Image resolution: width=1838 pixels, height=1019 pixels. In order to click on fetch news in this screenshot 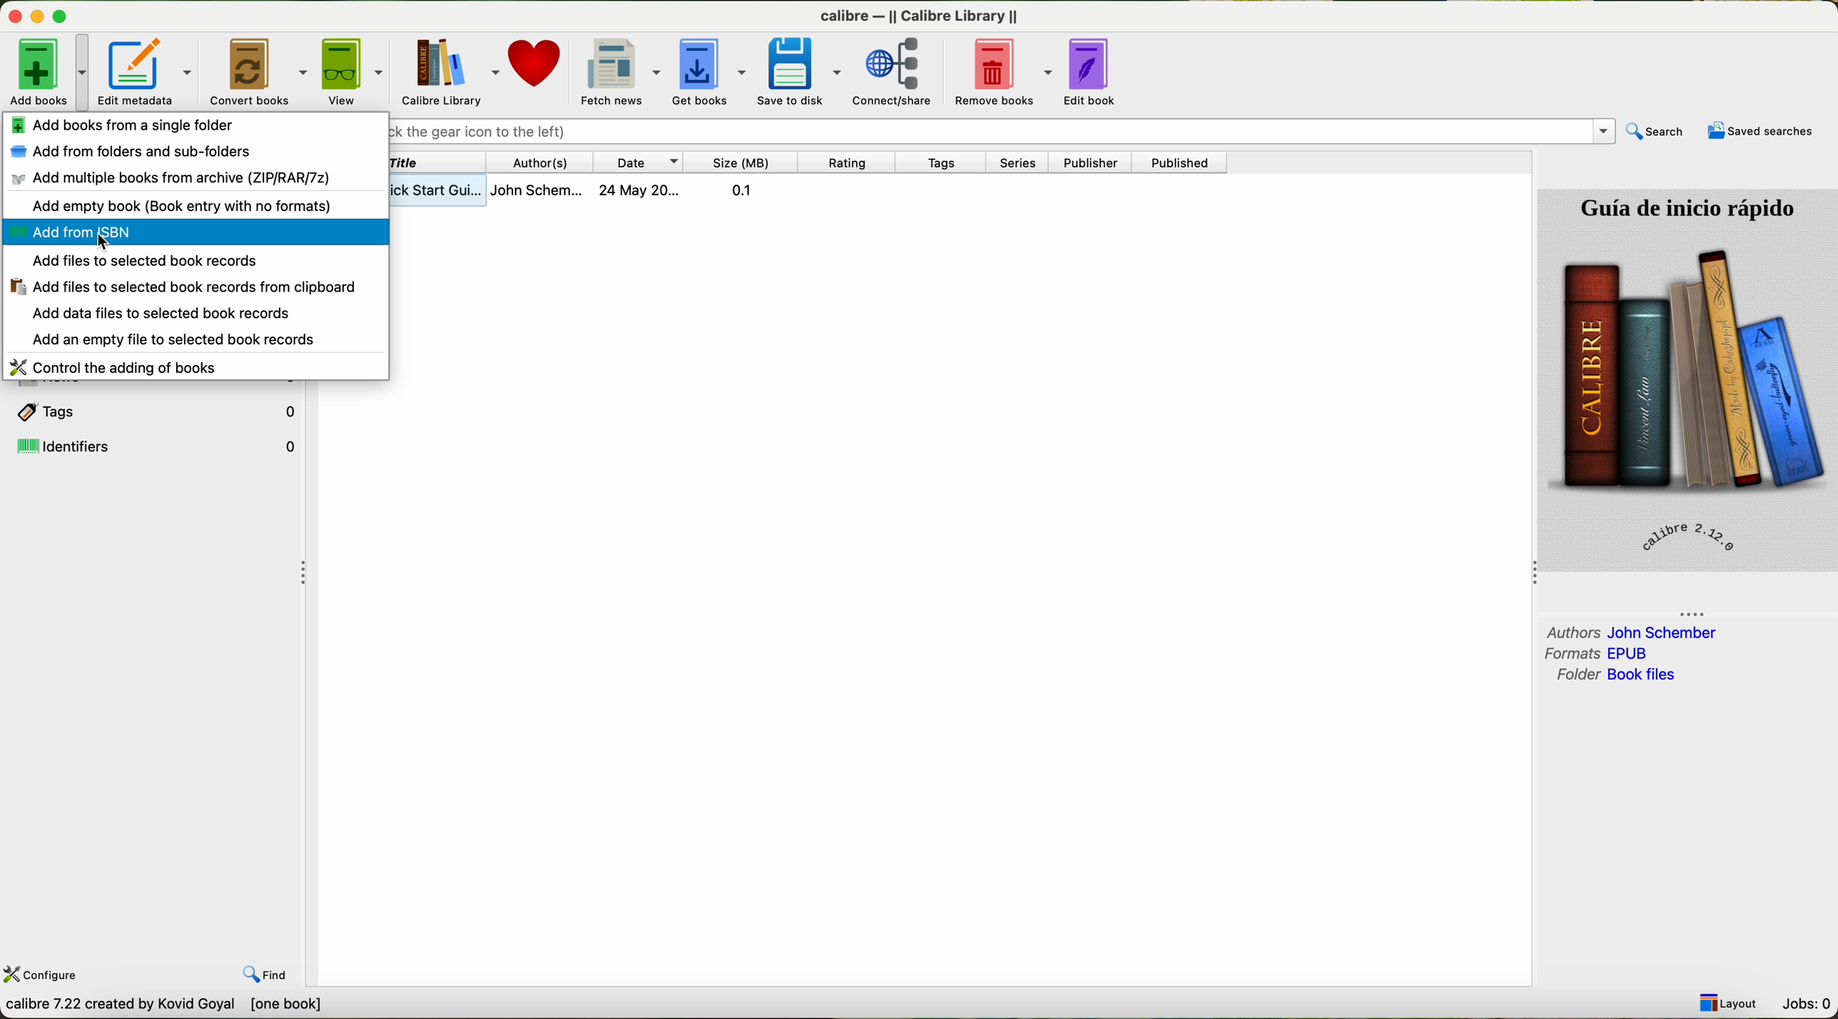, I will do `click(620, 70)`.